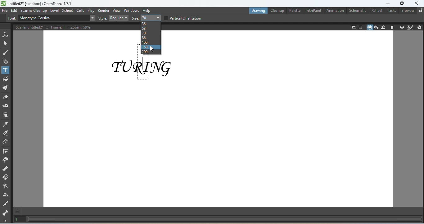 The height and width of the screenshot is (224, 424). I want to click on Minimize, so click(386, 3).